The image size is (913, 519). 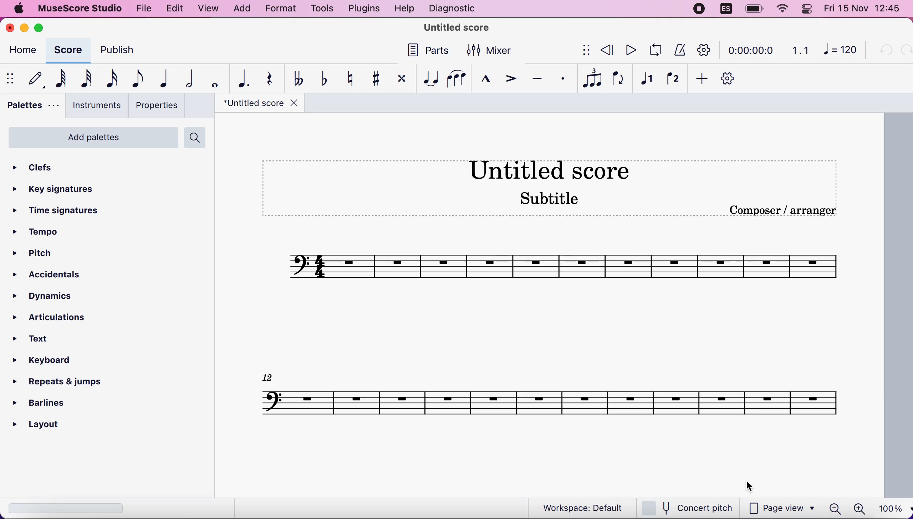 I want to click on 1.1 time, so click(x=800, y=51).